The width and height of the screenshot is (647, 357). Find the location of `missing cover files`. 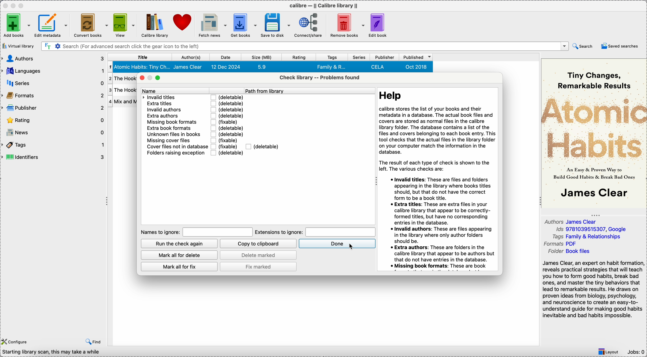

missing cover files is located at coordinates (176, 141).